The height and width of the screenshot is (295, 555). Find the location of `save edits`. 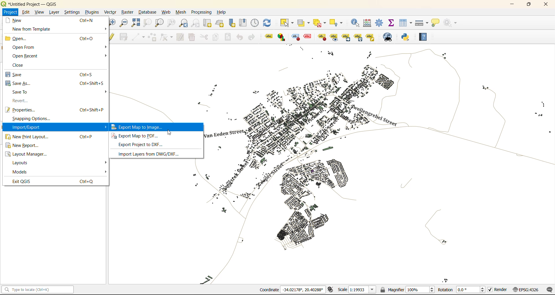

save edits is located at coordinates (123, 37).